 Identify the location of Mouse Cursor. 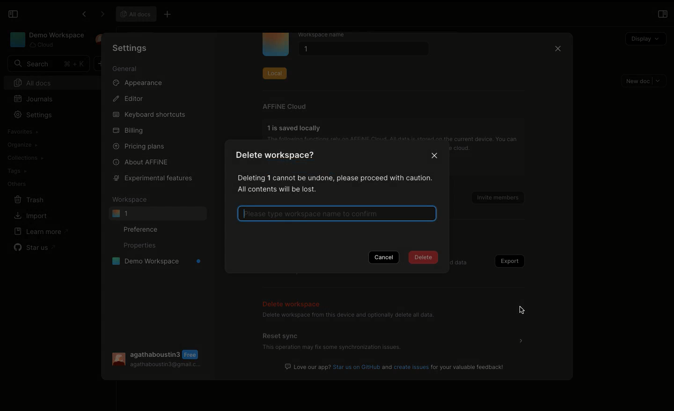
(522, 311).